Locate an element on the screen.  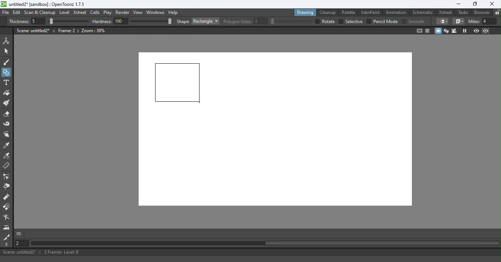
Lock rooms tab is located at coordinates (497, 13).